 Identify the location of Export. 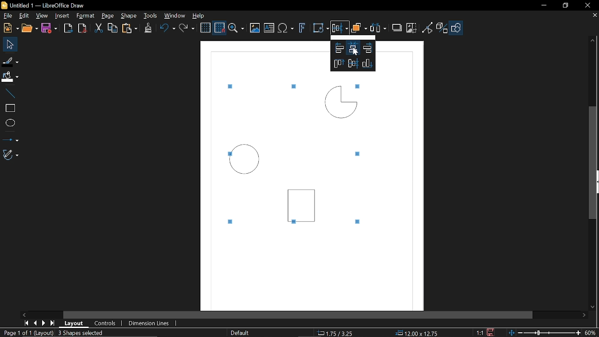
(68, 28).